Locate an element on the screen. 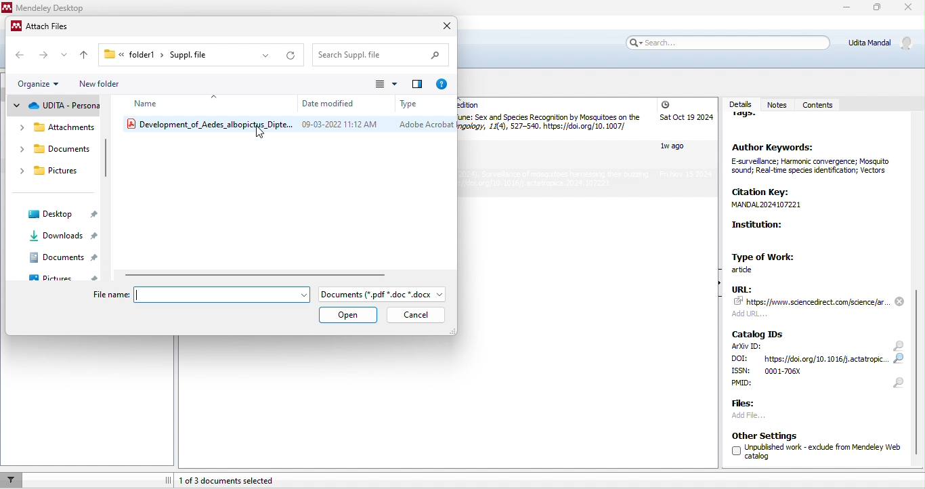 This screenshot has width=925, height=489. pictures is located at coordinates (62, 274).